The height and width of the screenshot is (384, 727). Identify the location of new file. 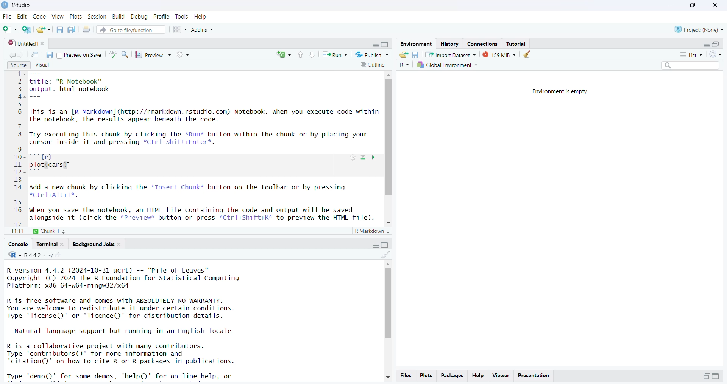
(10, 29).